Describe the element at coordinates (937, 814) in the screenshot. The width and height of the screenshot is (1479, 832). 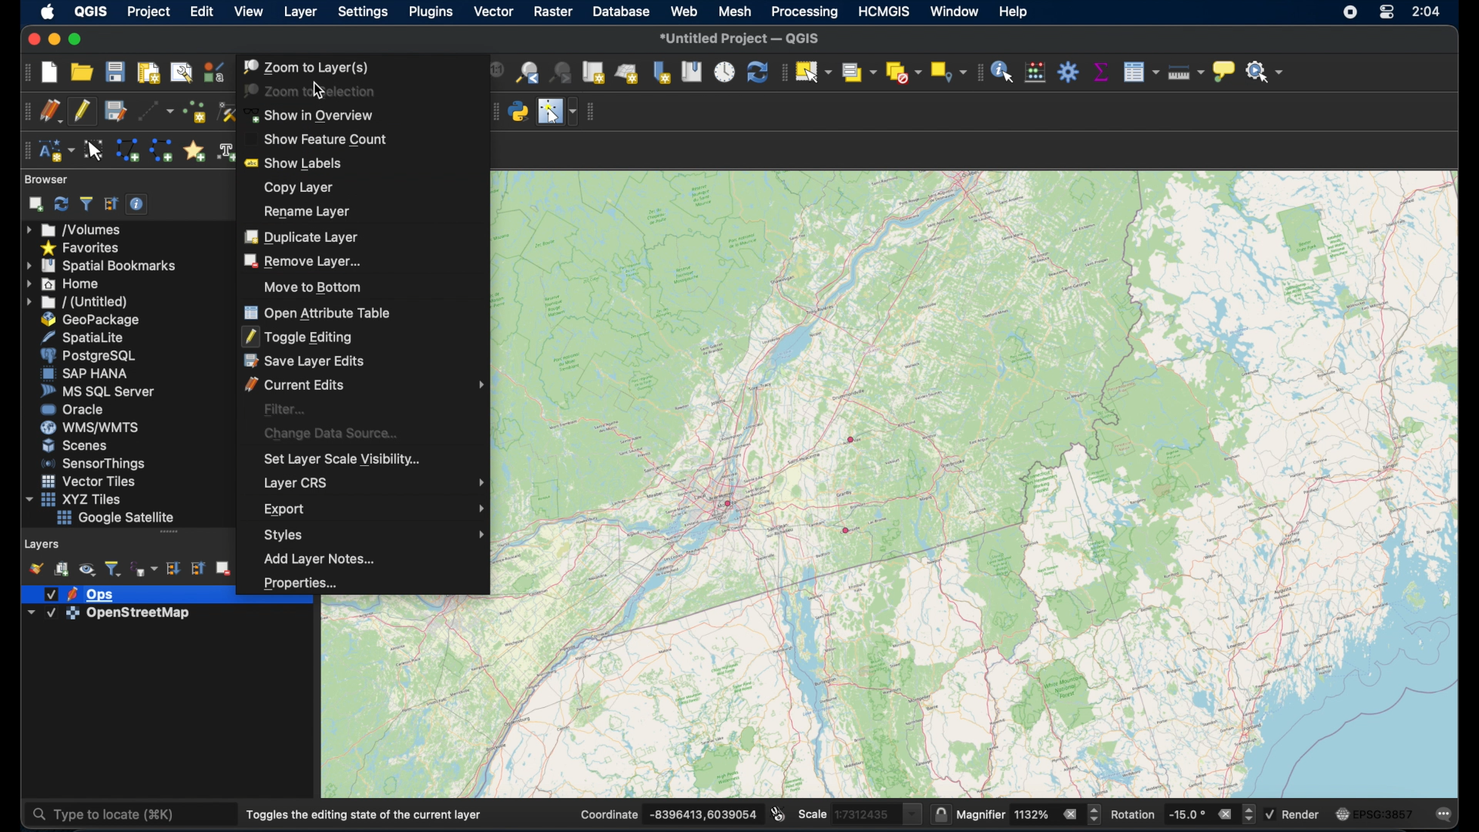
I see `lock scale` at that location.